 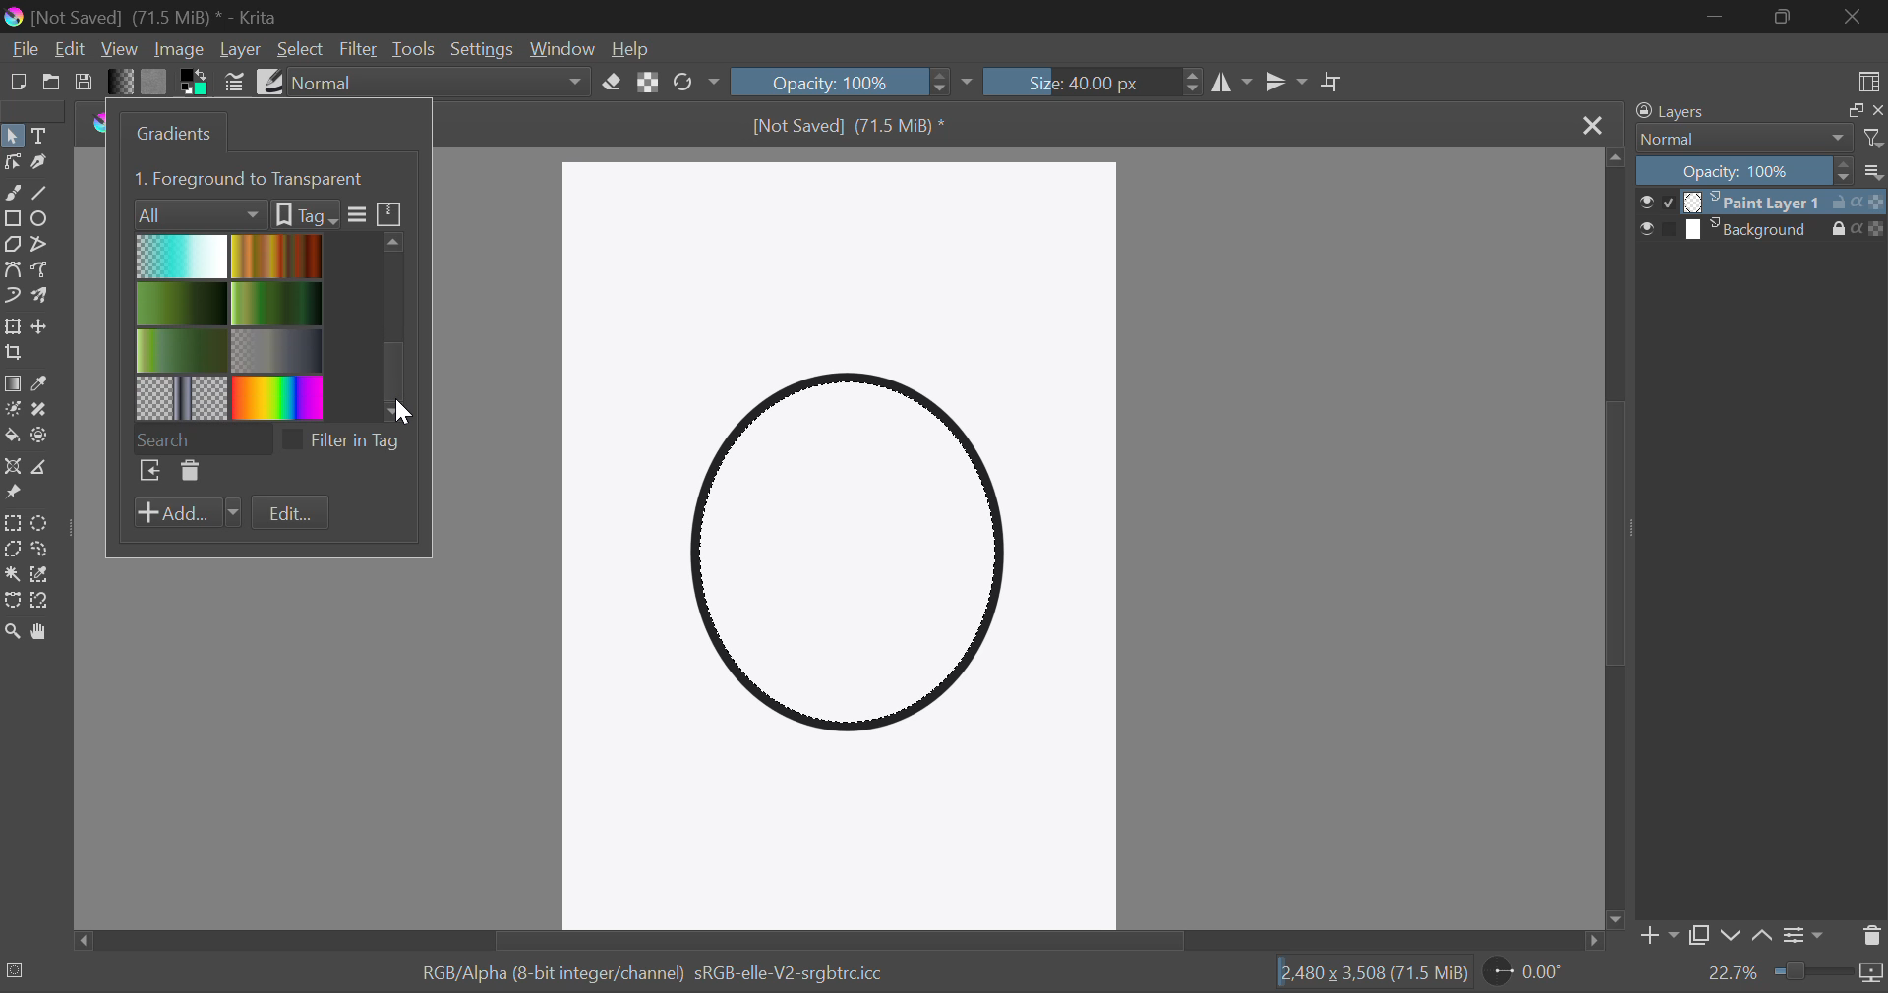 I want to click on Polygon, so click(x=14, y=246).